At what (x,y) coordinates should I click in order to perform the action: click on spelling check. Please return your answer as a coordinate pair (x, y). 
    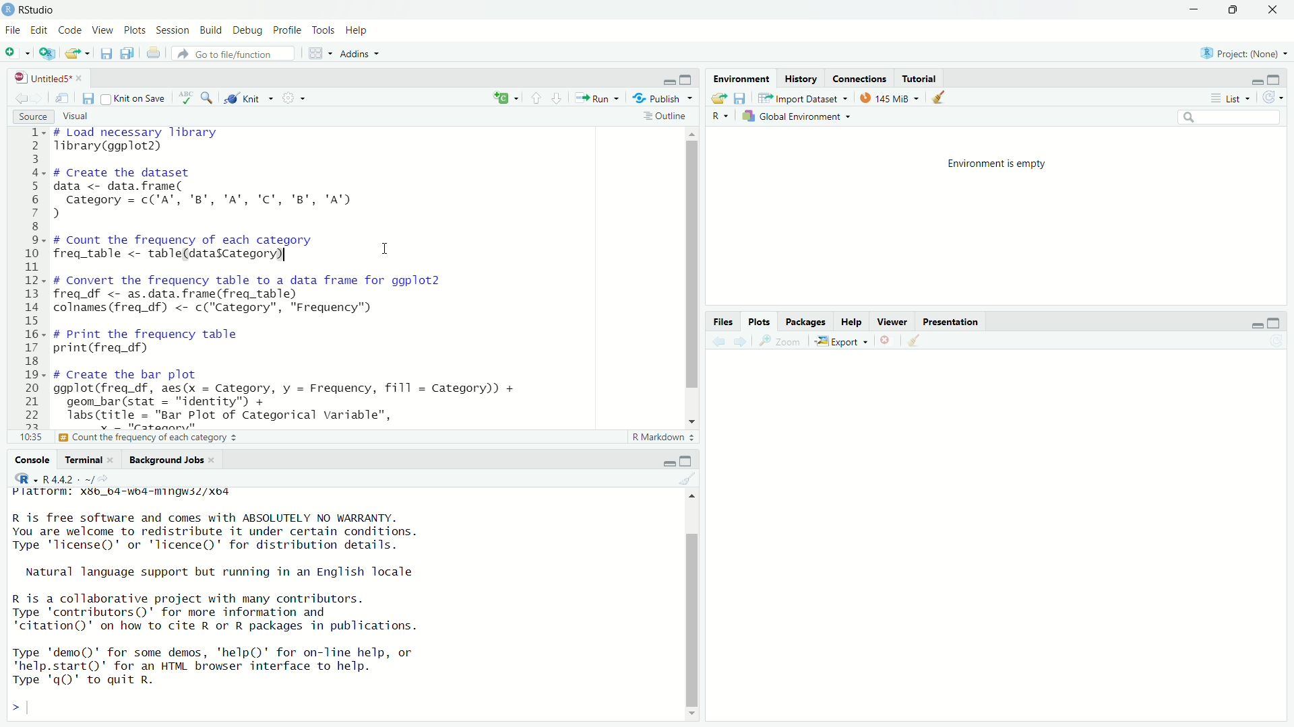
    Looking at the image, I should click on (187, 99).